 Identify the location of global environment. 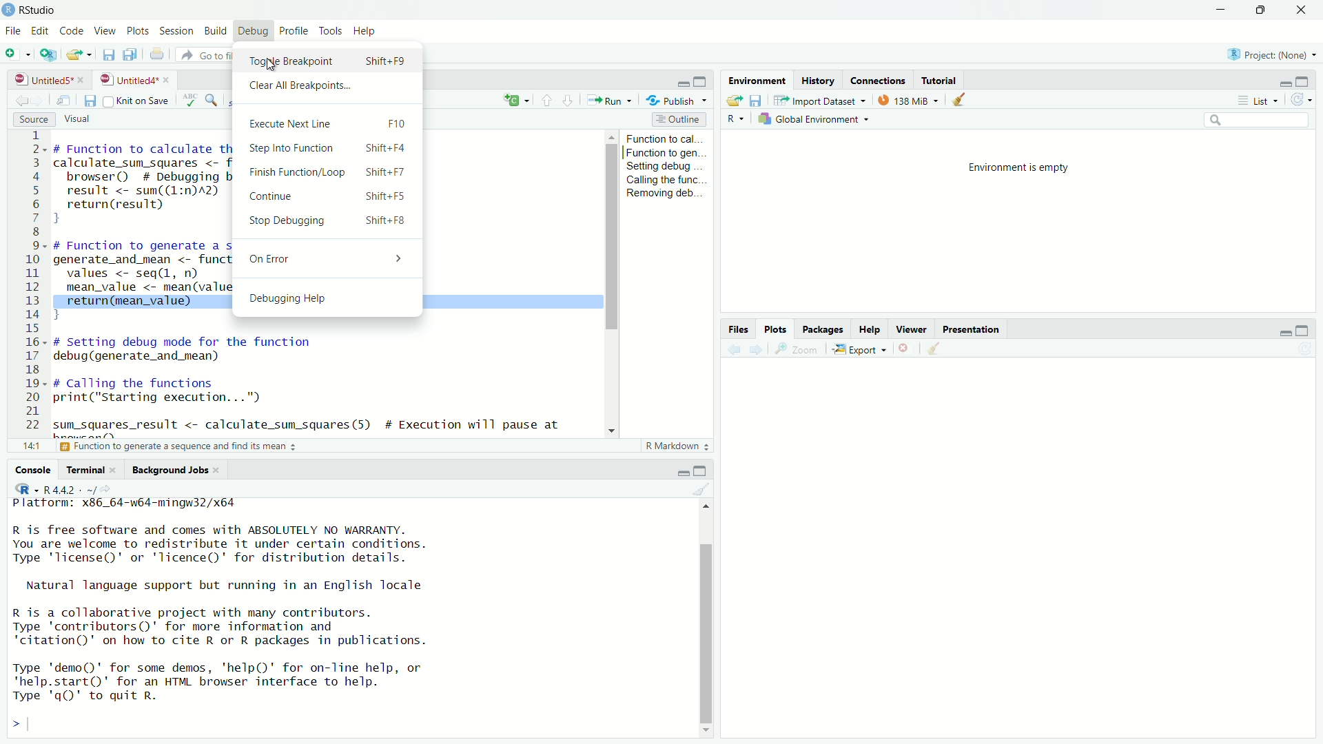
(817, 121).